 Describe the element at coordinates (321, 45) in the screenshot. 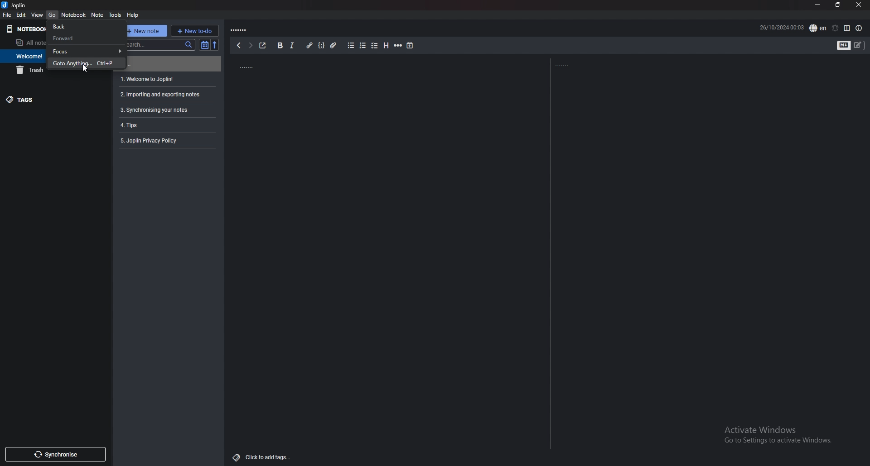

I see `code` at that location.